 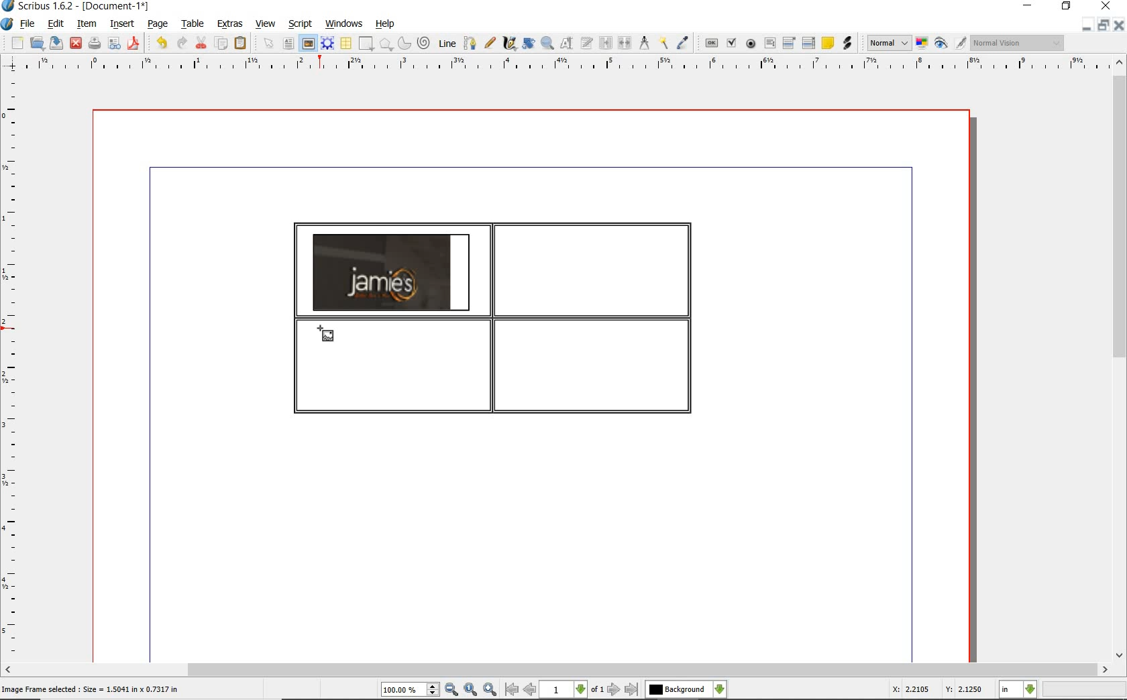 I want to click on edit text with story editor, so click(x=587, y=42).